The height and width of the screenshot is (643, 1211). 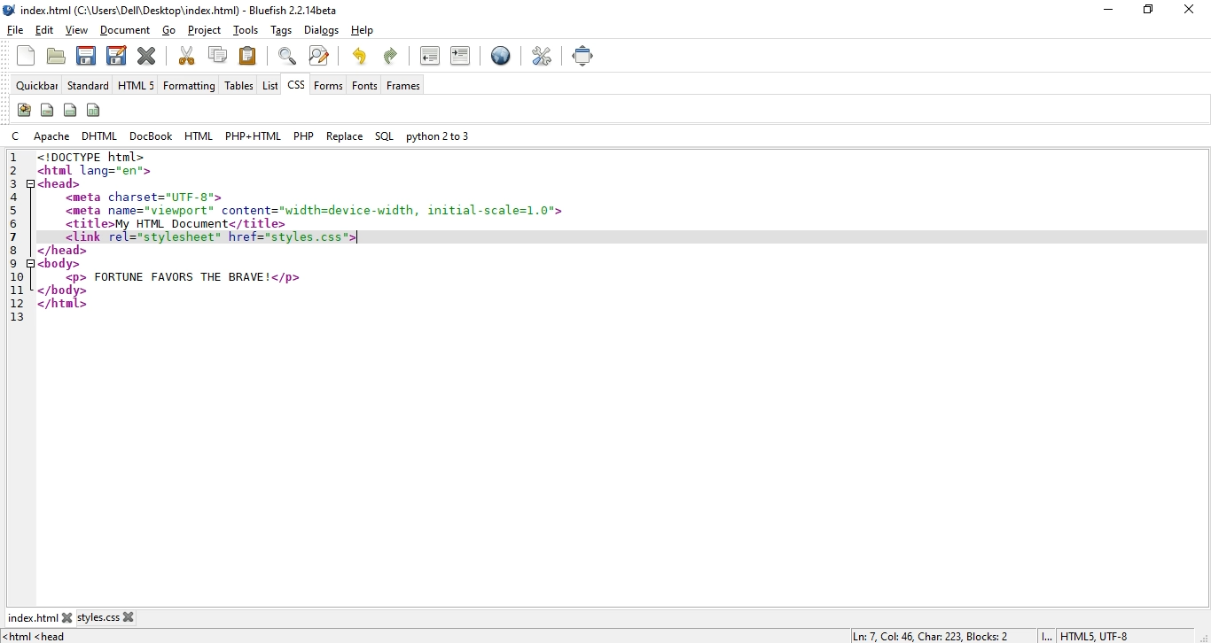 What do you see at coordinates (359, 55) in the screenshot?
I see `redo` at bounding box center [359, 55].